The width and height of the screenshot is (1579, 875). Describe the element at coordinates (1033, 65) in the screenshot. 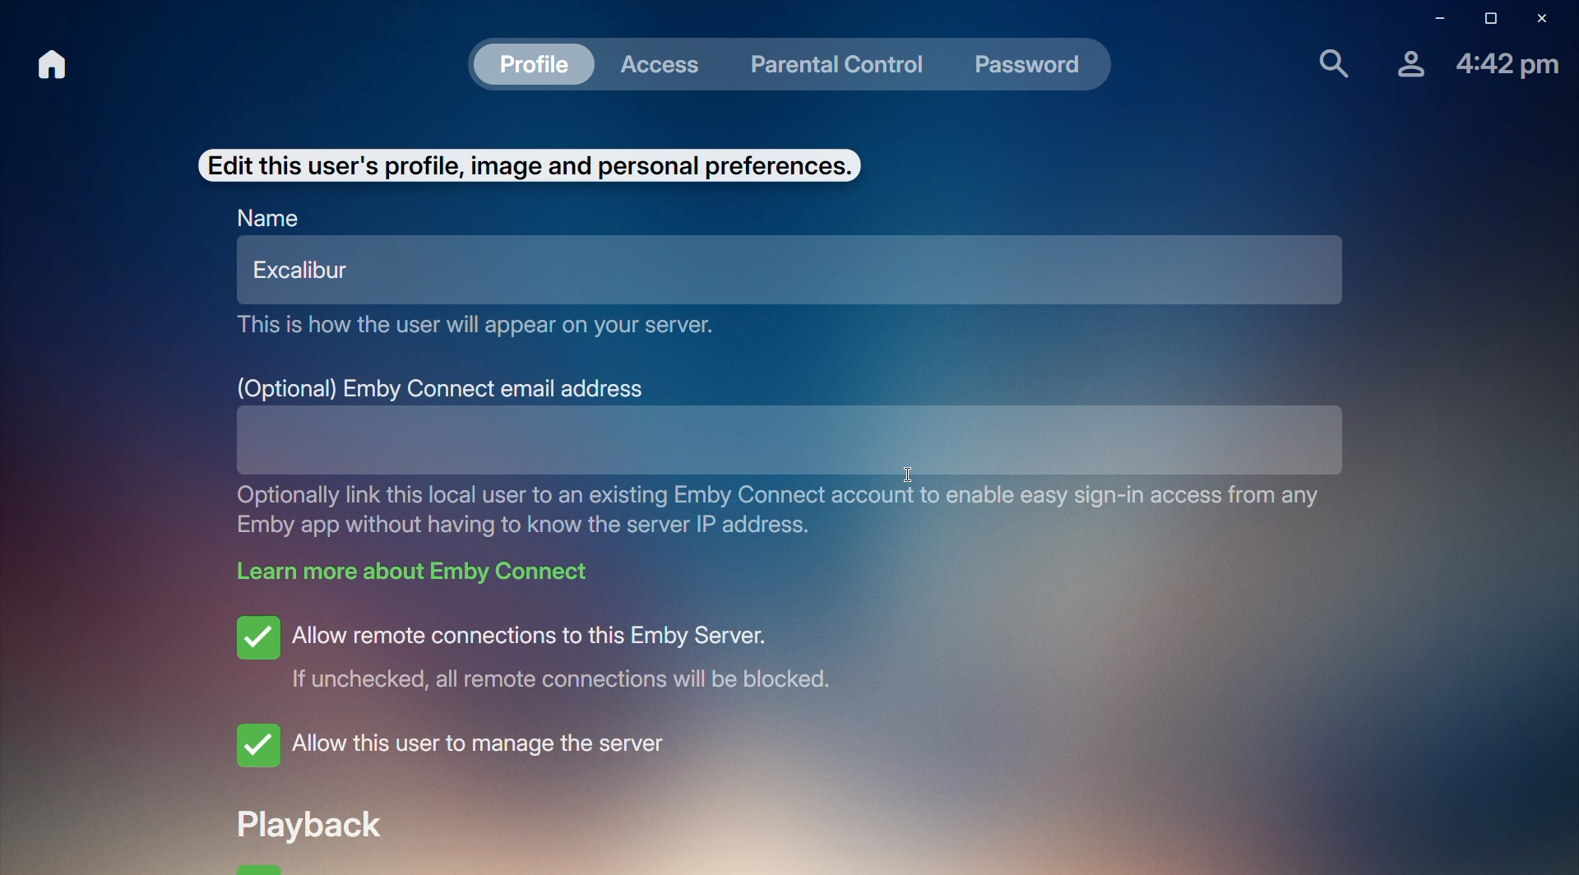

I see `Password` at that location.